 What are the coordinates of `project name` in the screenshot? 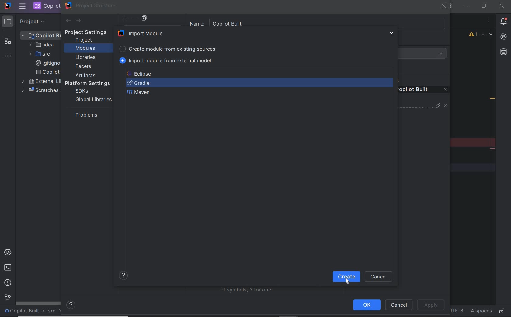 It's located at (24, 311).